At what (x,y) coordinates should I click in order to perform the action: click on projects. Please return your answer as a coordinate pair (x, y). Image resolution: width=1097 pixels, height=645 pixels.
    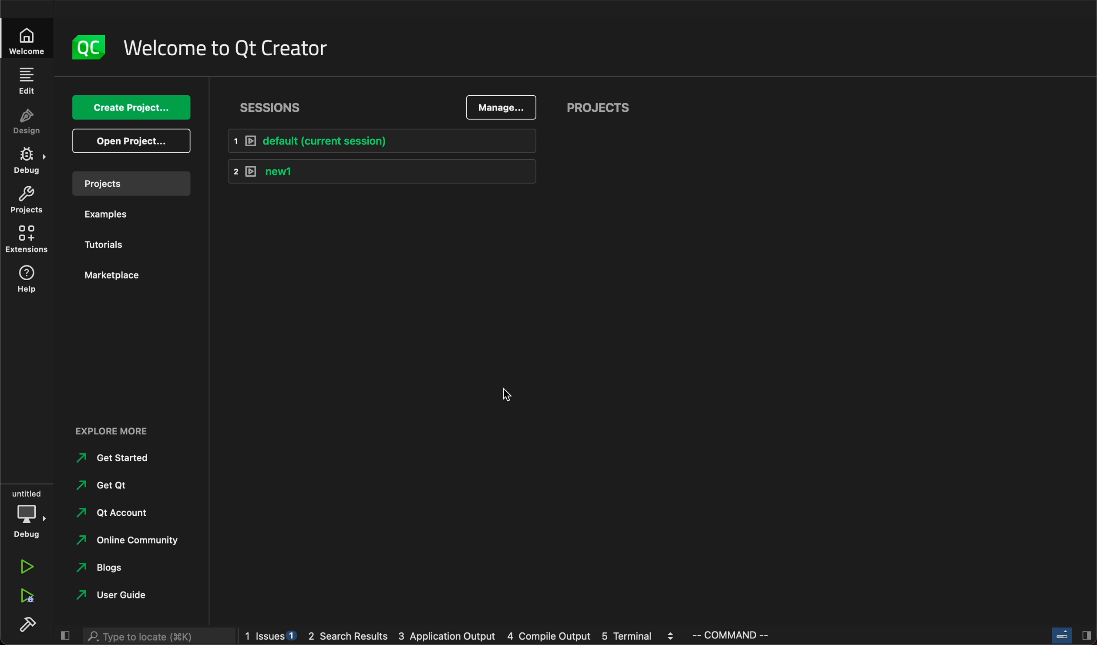
    Looking at the image, I should click on (606, 108).